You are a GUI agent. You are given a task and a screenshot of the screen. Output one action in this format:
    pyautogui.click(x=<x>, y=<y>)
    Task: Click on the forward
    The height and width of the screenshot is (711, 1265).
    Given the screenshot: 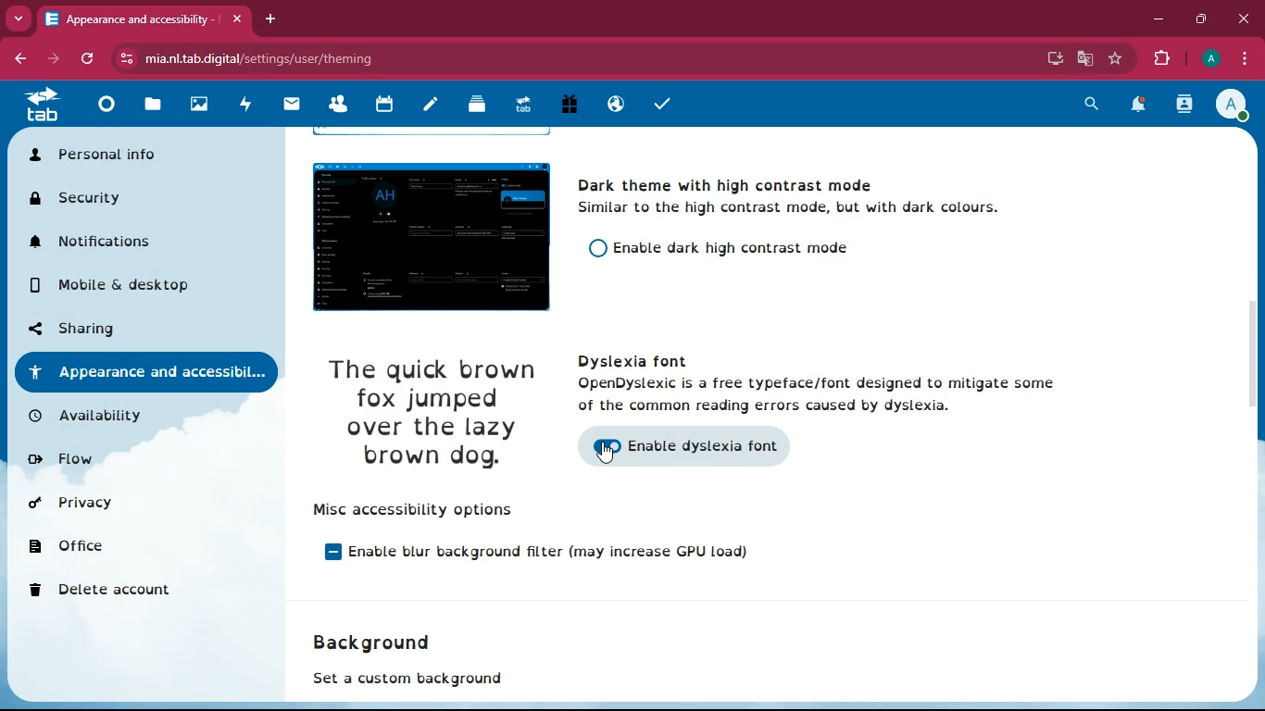 What is the action you would take?
    pyautogui.click(x=56, y=58)
    